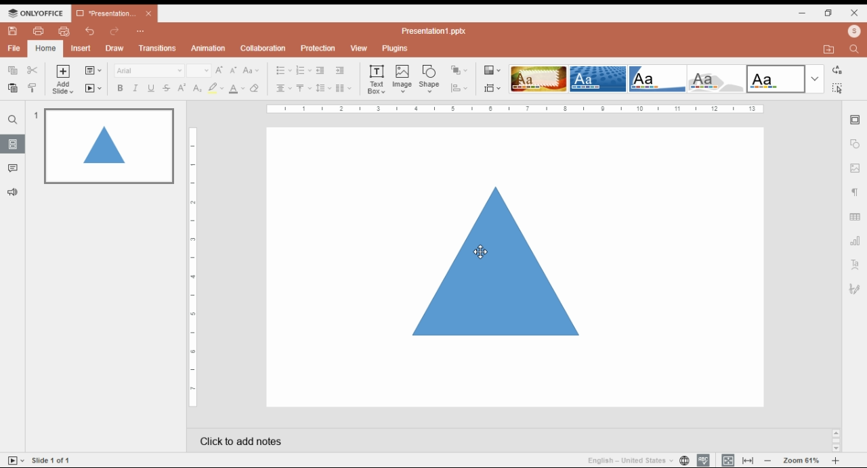 The height and width of the screenshot is (468, 867). I want to click on collaboration, so click(263, 49).